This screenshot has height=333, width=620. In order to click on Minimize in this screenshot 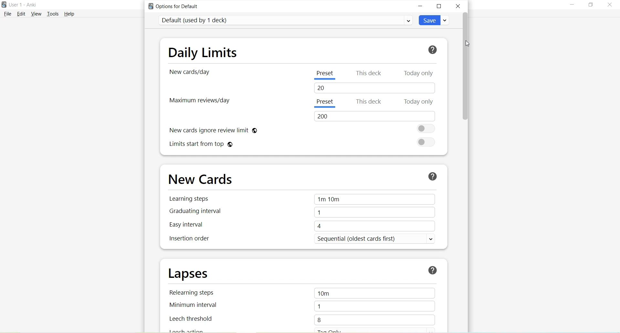, I will do `click(572, 5)`.